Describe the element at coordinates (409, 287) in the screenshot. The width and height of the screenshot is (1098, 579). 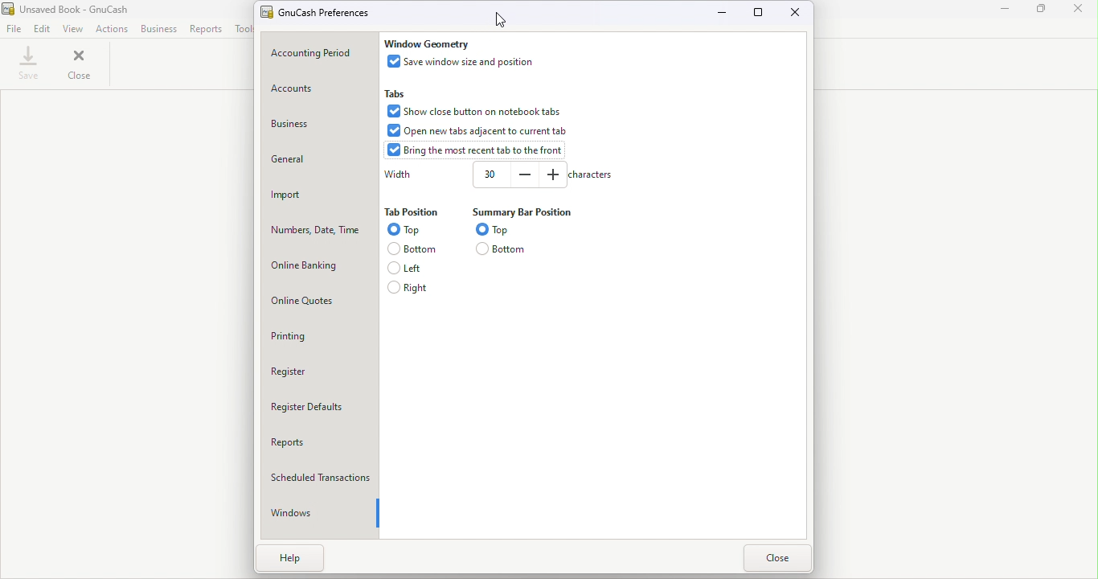
I see `Right ` at that location.